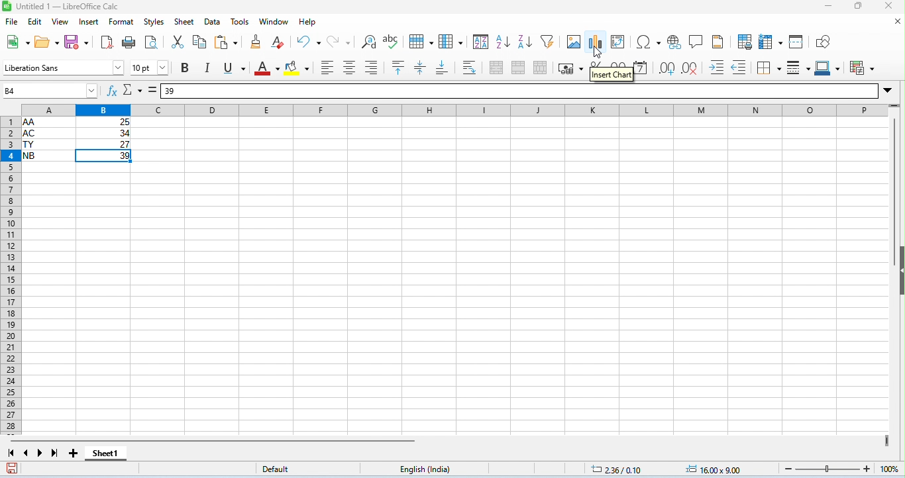 The image size is (905, 478). Describe the element at coordinates (619, 42) in the screenshot. I see `pivot chart` at that location.